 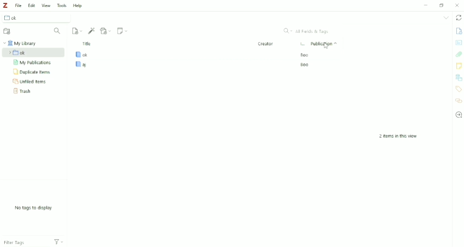 I want to click on Attachments, so click(x=458, y=54).